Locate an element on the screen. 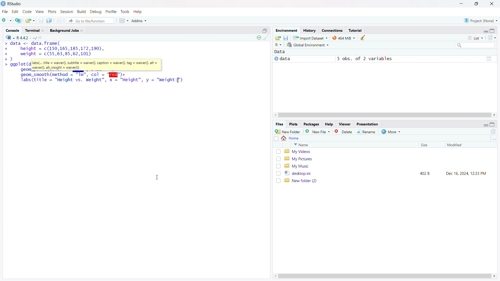  > is located at coordinates (8, 65).